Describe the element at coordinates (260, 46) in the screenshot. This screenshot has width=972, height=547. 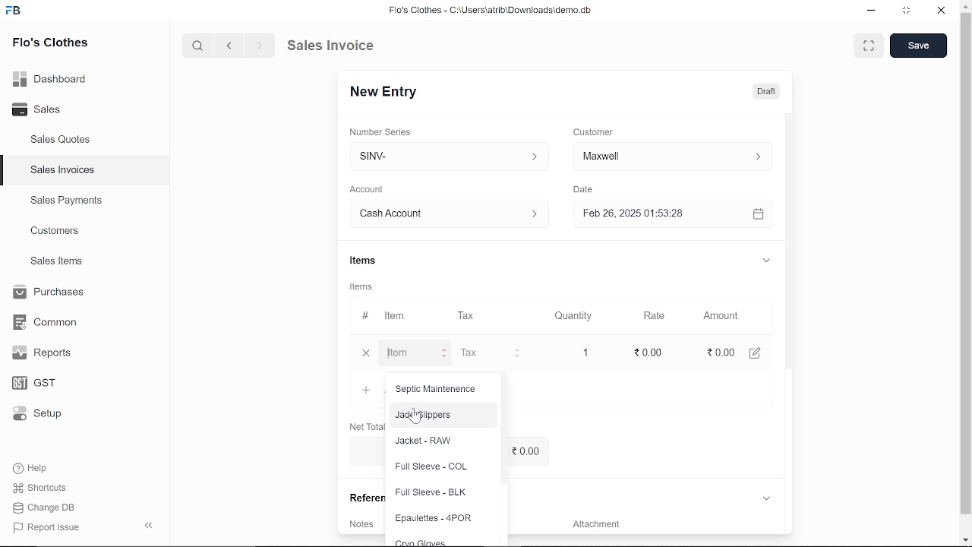
I see `next` at that location.